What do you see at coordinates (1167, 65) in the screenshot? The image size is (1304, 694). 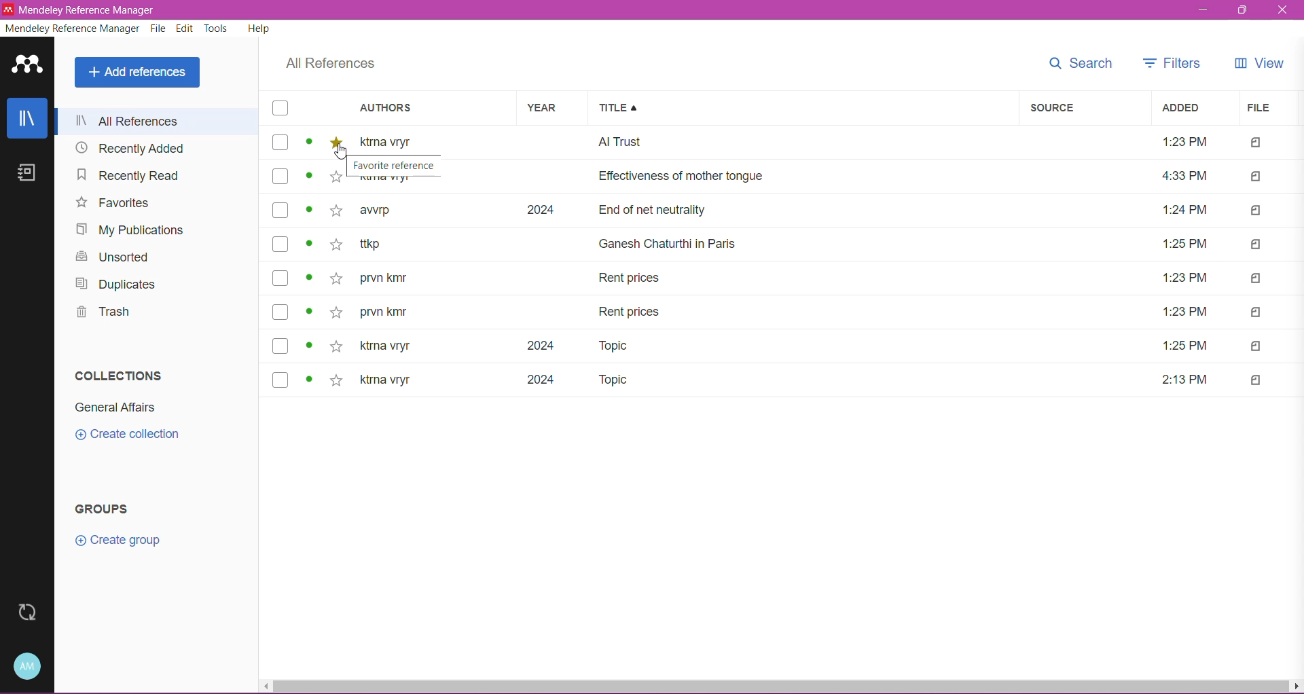 I see `Filters` at bounding box center [1167, 65].